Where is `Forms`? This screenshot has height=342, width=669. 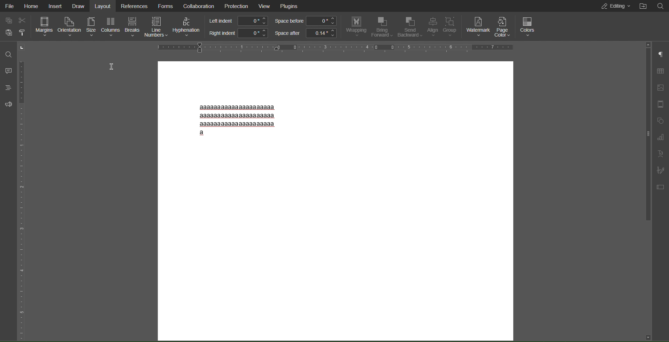
Forms is located at coordinates (166, 6).